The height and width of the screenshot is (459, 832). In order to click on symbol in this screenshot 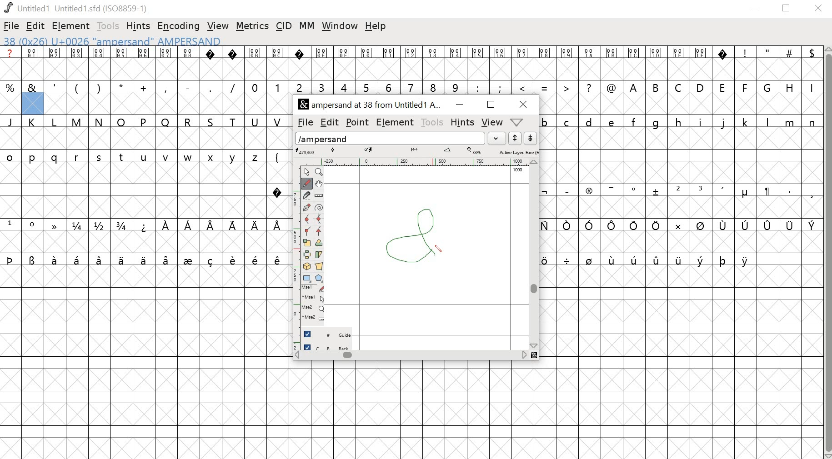, I will do `click(188, 225)`.